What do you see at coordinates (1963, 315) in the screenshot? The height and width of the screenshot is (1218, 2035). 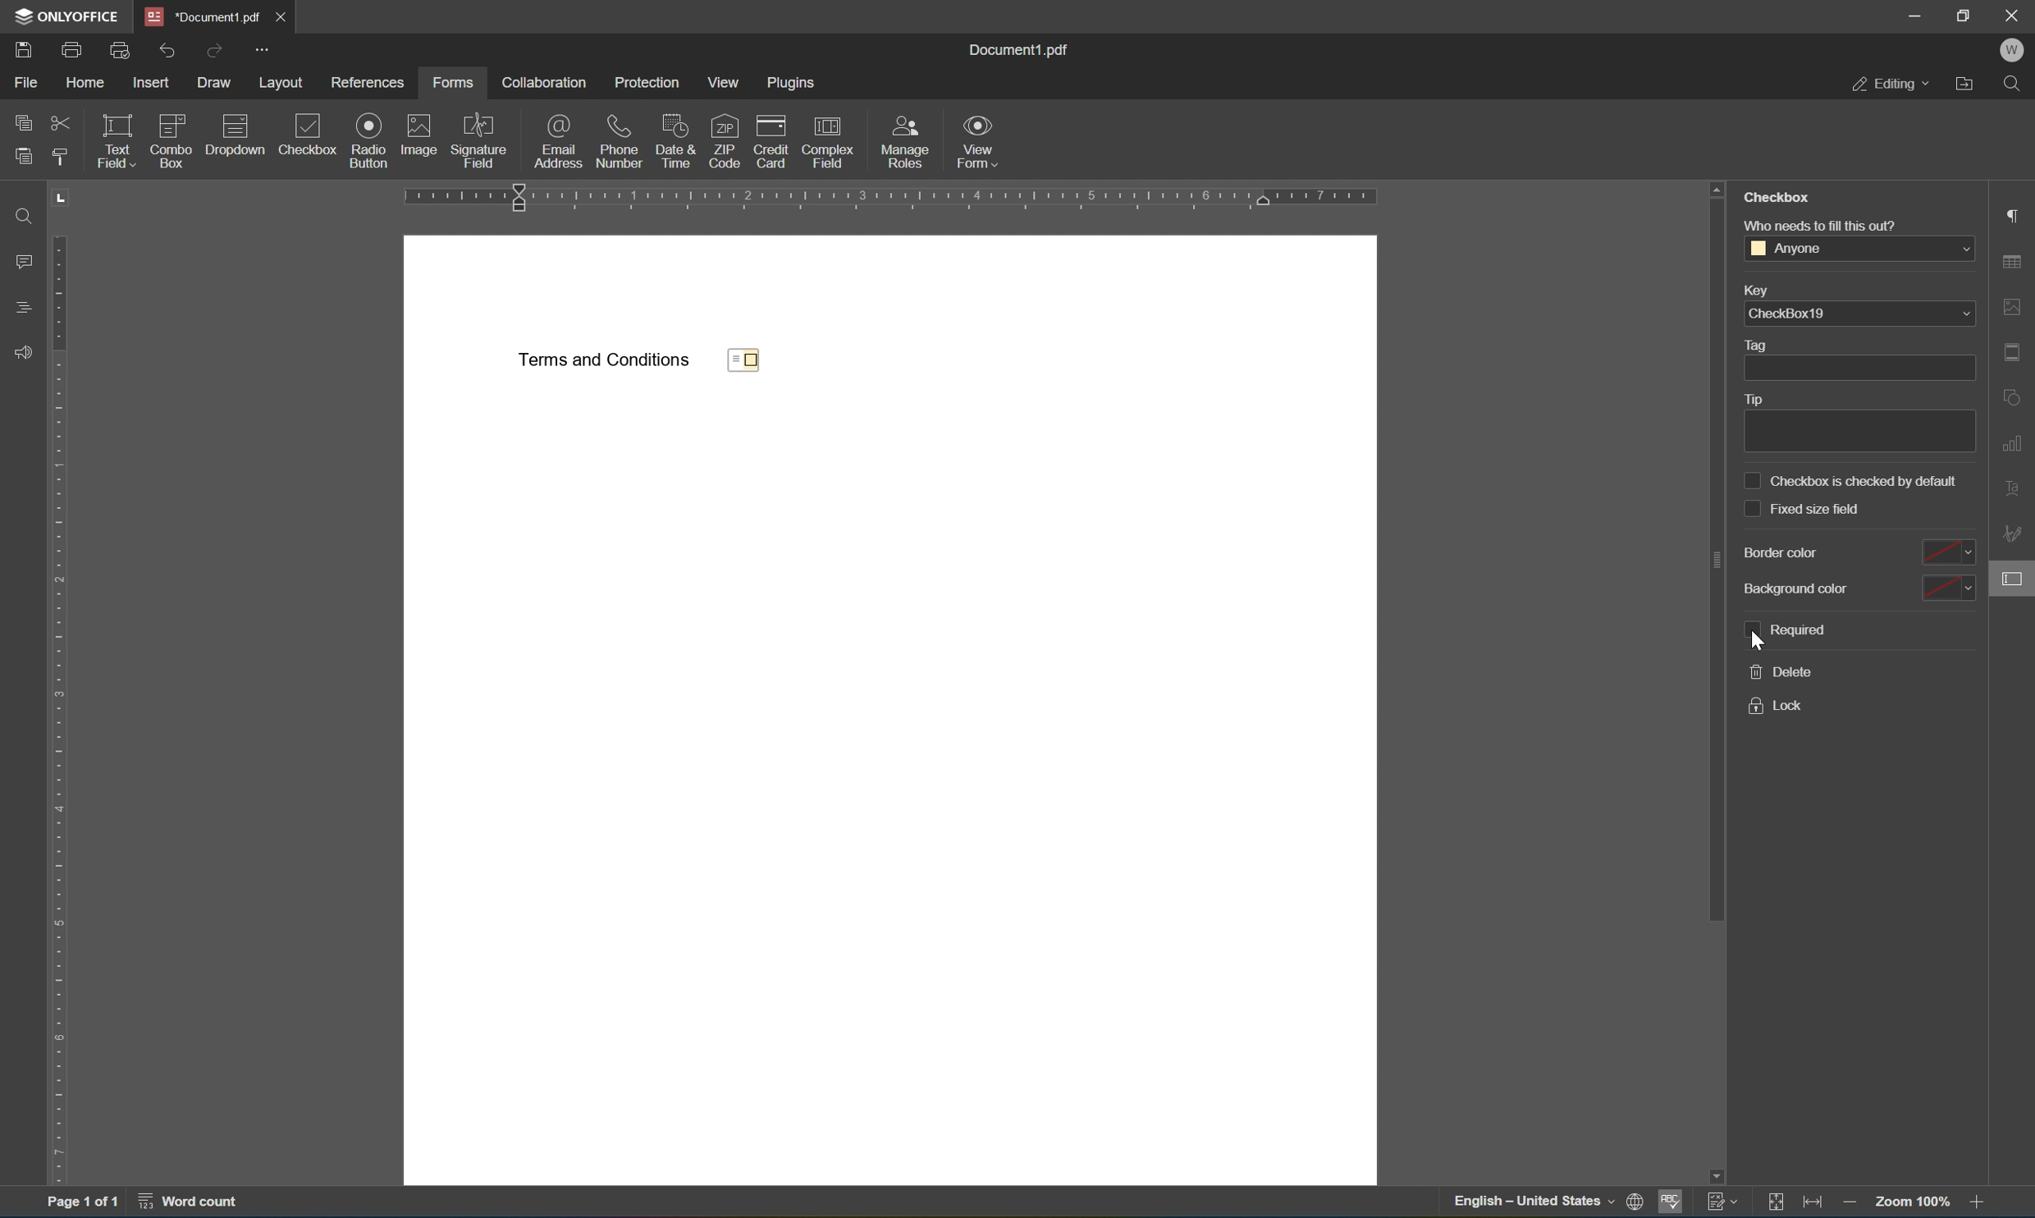 I see `drop down` at bounding box center [1963, 315].